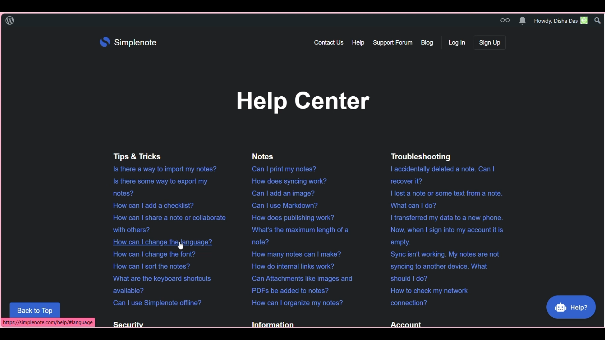 The width and height of the screenshot is (605, 340). I want to click on cursor, so click(180, 247).